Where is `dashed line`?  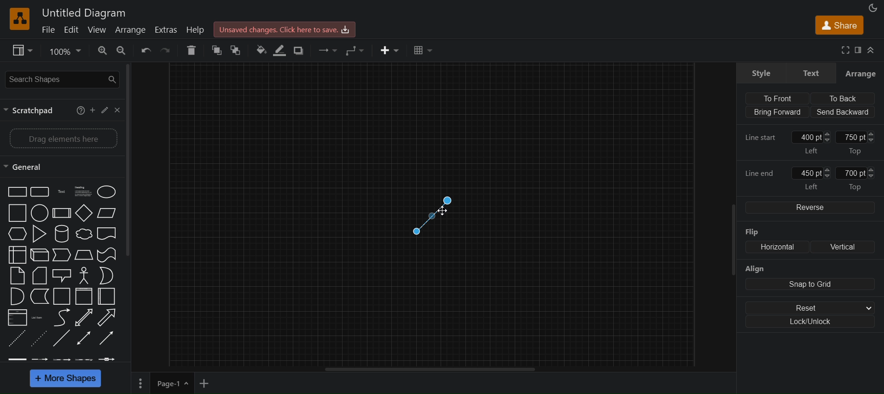 dashed line is located at coordinates (14, 339).